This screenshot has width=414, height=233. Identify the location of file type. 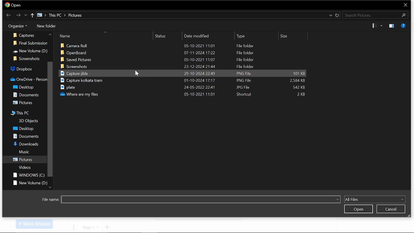
(375, 199).